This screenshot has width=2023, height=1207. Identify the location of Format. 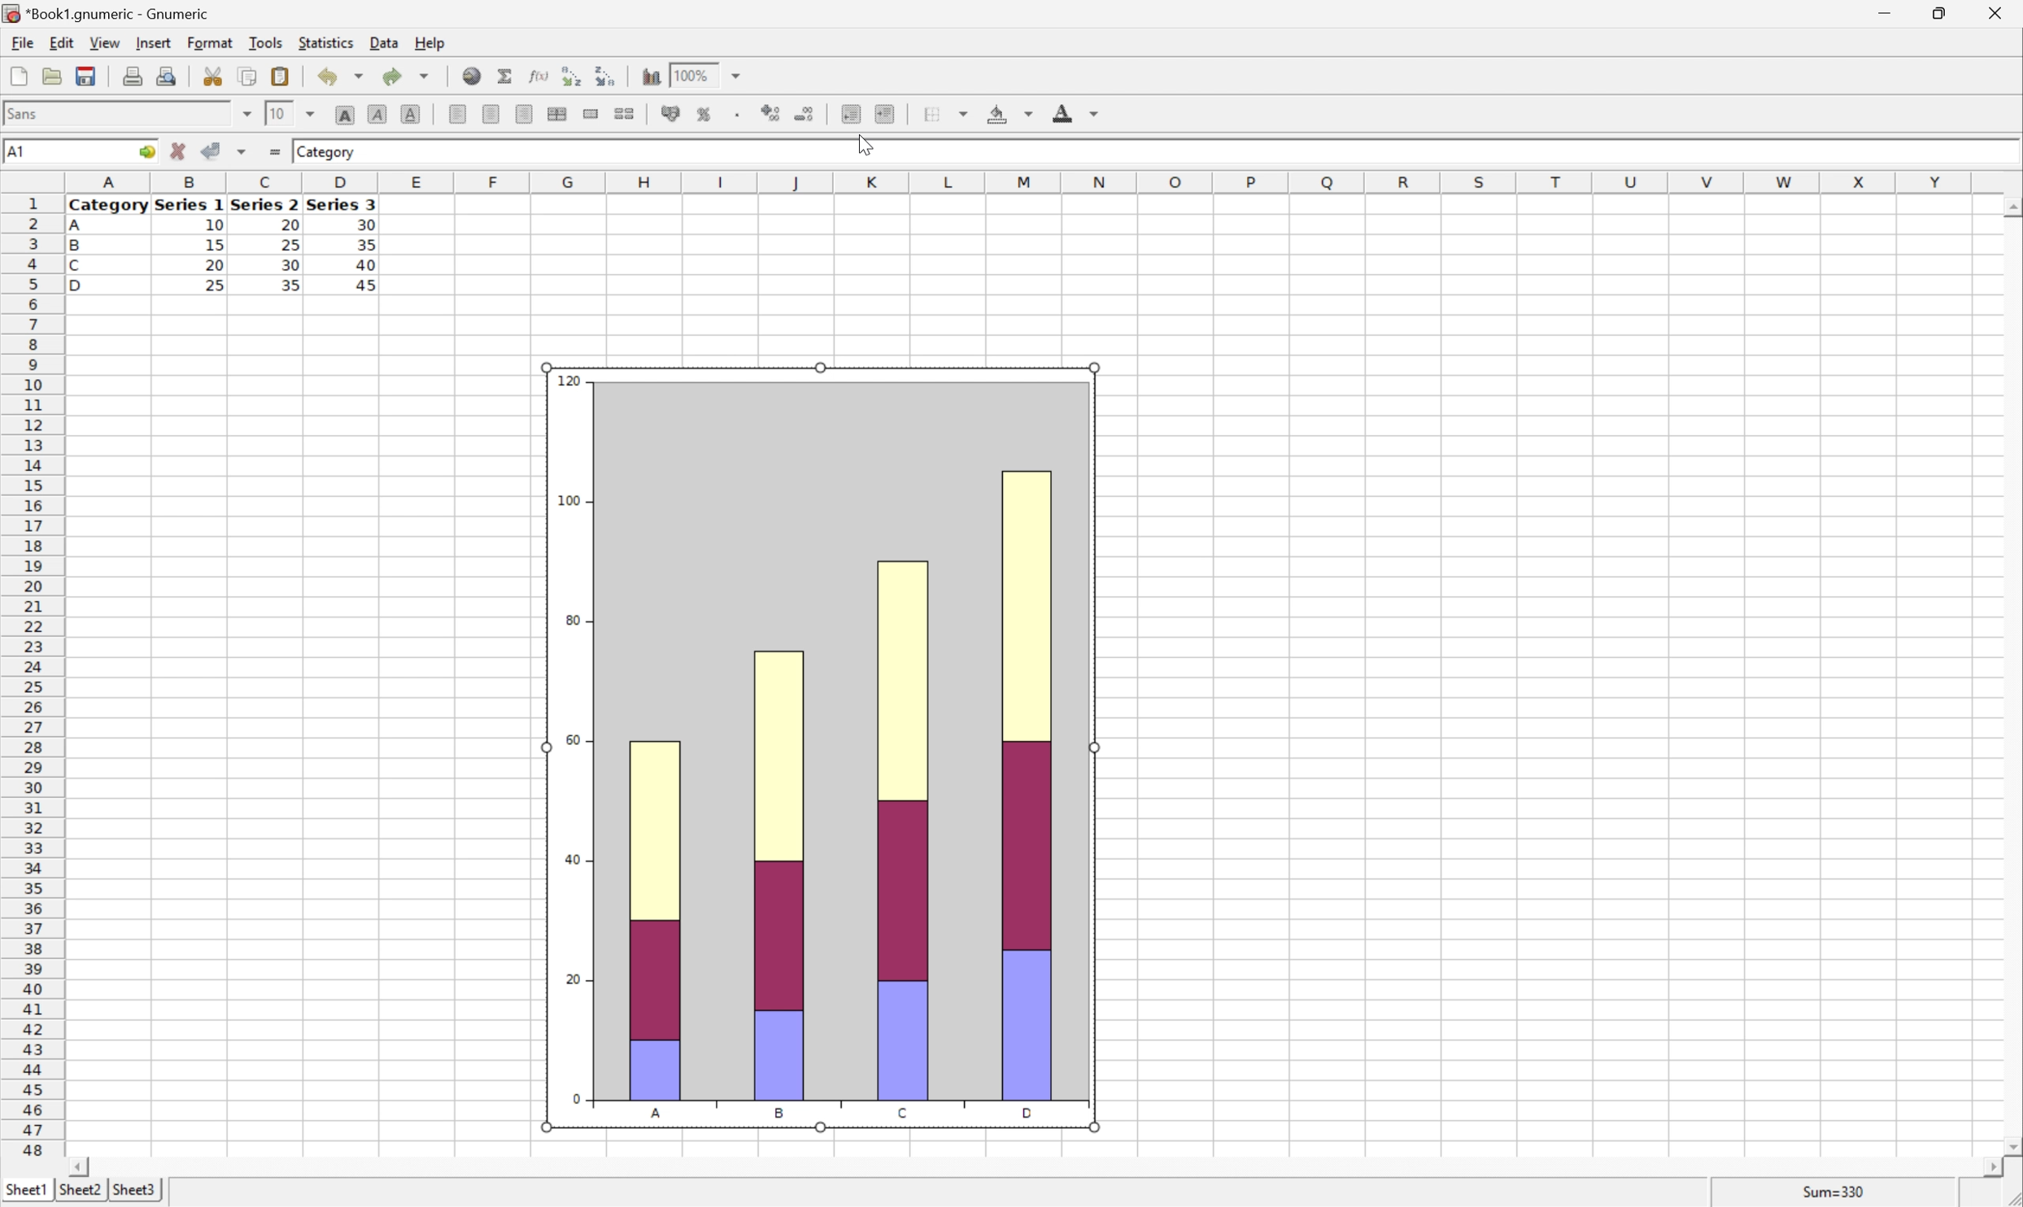
(210, 41).